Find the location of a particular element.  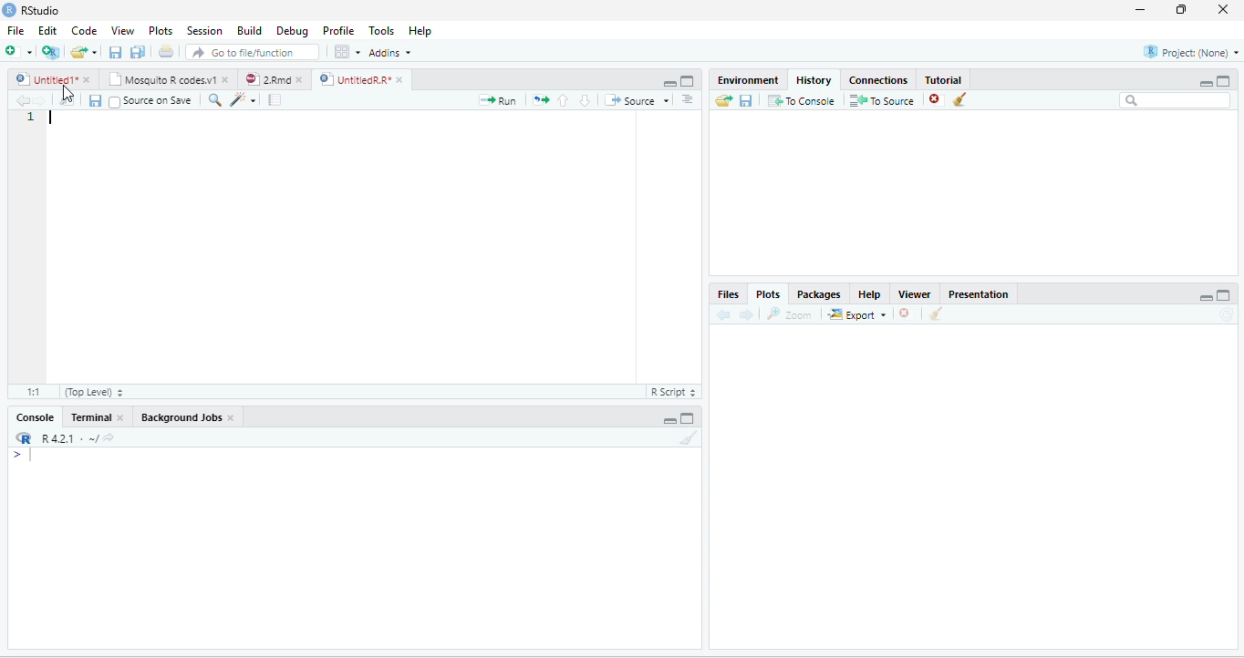

Tools is located at coordinates (382, 30).